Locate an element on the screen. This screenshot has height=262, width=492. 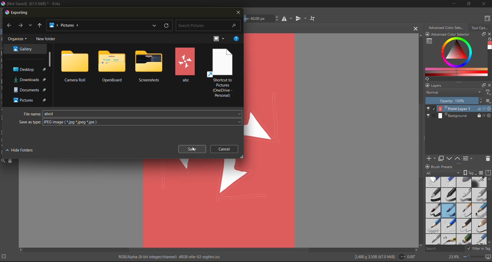
folders and files is located at coordinates (221, 73).